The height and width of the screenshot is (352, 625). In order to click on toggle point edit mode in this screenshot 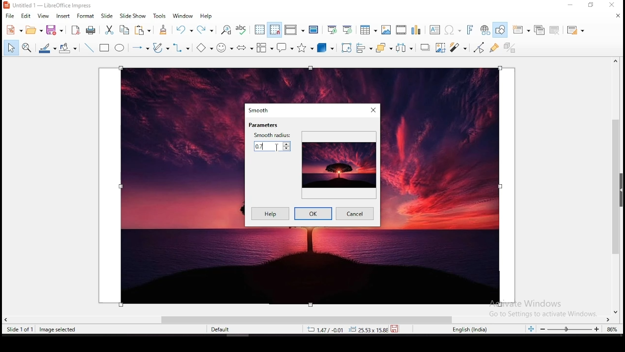, I will do `click(479, 47)`.